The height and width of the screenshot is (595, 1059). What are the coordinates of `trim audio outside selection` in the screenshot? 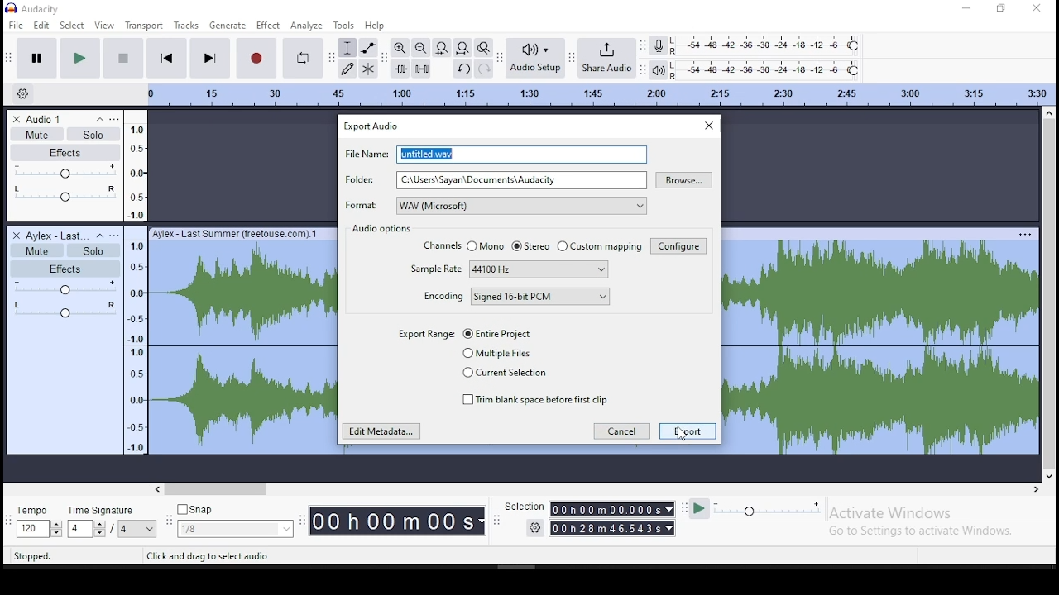 It's located at (399, 69).